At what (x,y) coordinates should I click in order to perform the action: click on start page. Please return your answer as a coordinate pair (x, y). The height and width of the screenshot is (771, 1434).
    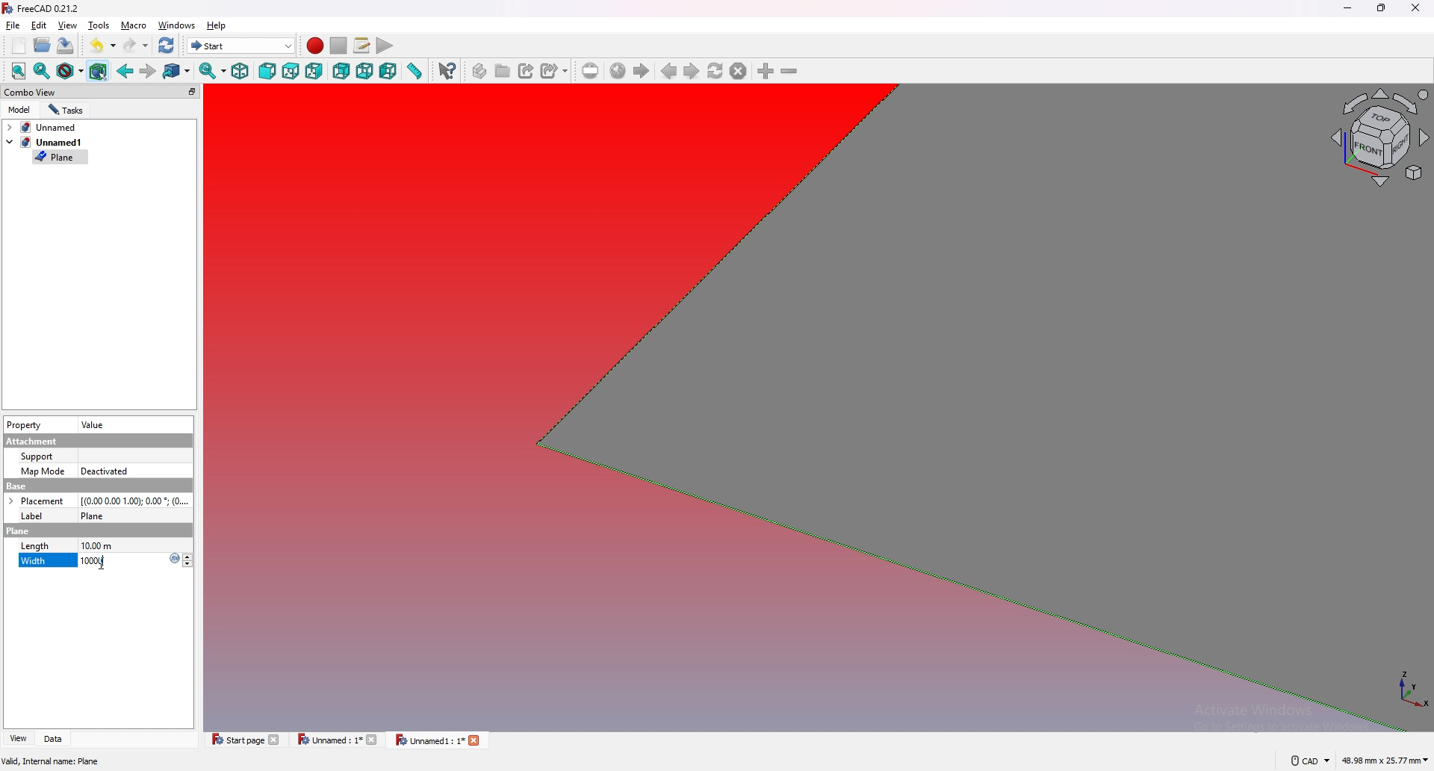
    Looking at the image, I should click on (641, 71).